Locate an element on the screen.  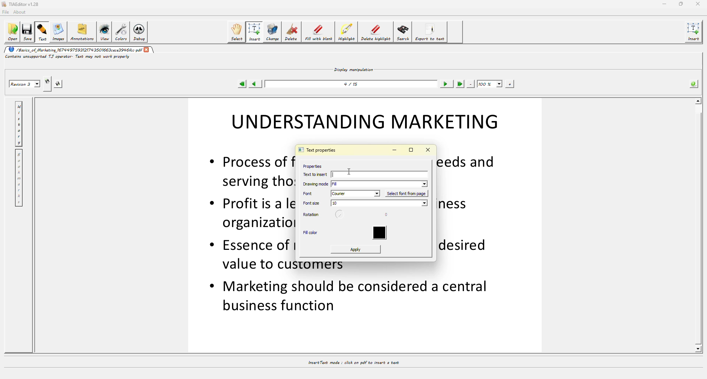
size is located at coordinates (379, 204).